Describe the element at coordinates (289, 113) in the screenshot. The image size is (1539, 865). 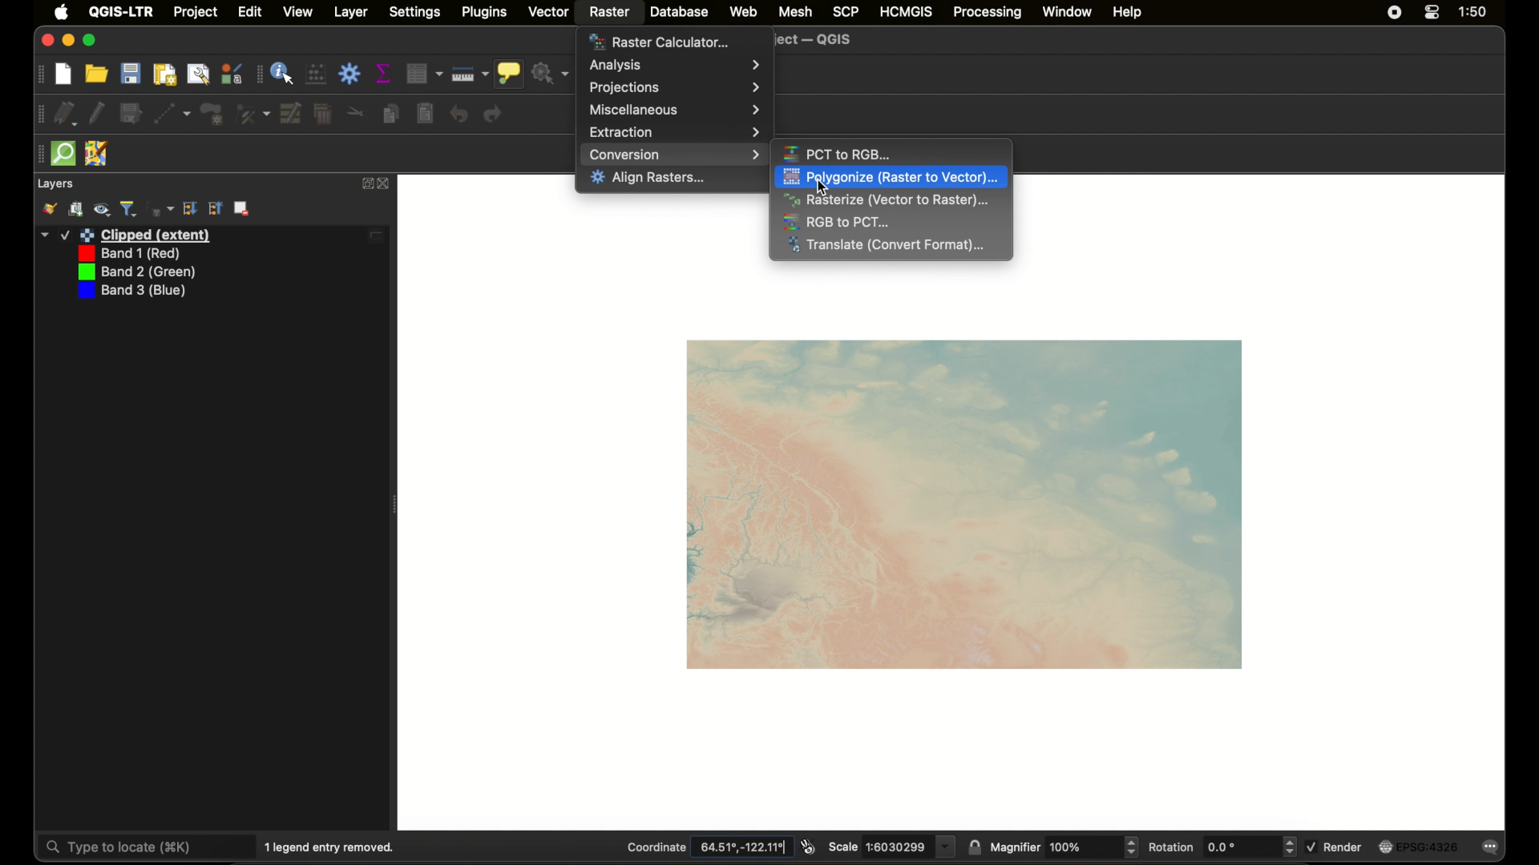
I see `modify attributes` at that location.